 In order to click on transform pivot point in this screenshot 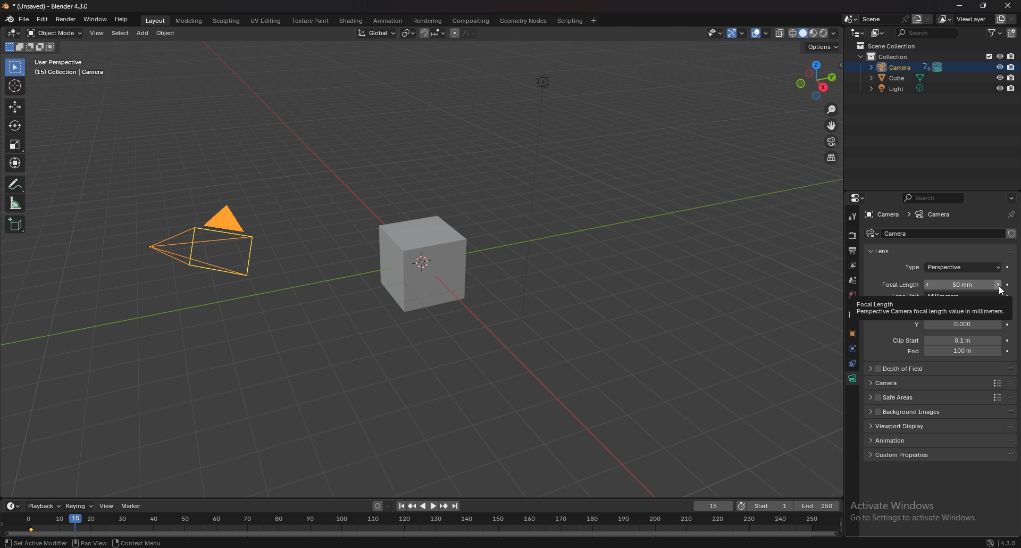, I will do `click(407, 33)`.